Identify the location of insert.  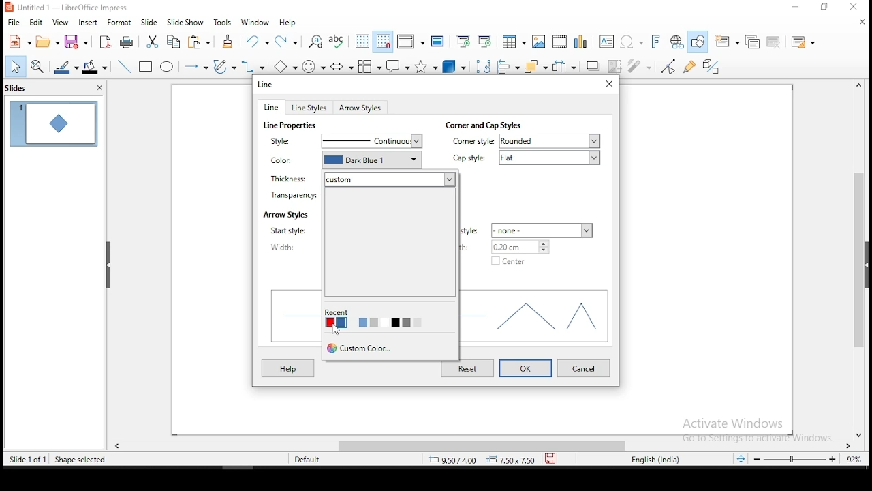
(87, 22).